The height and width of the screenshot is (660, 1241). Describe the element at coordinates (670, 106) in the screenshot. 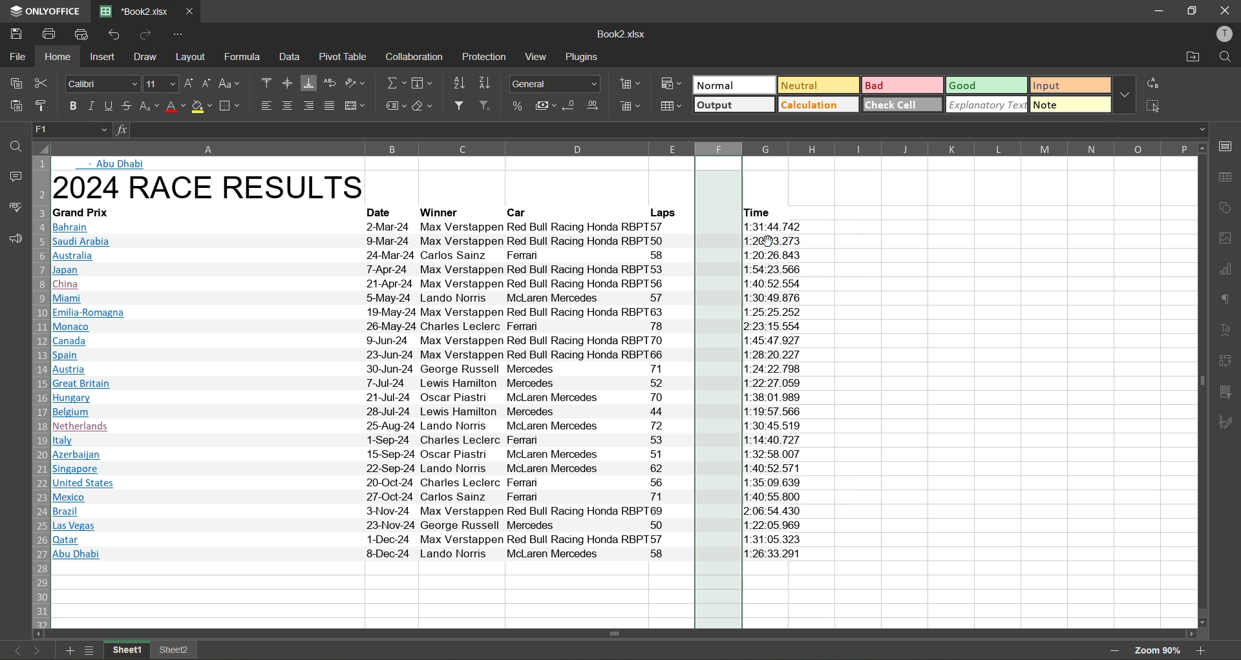

I see `format as table` at that location.